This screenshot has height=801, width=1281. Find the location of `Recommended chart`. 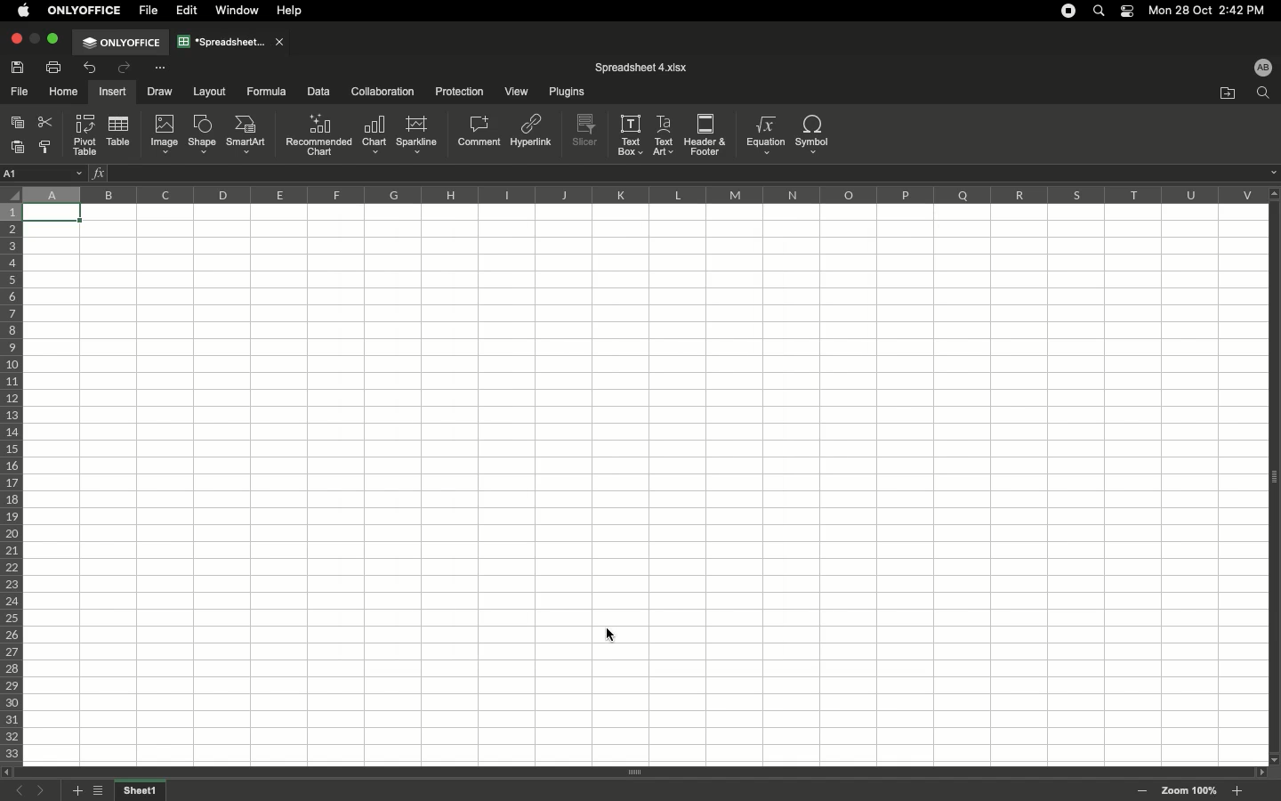

Recommended chart is located at coordinates (318, 134).